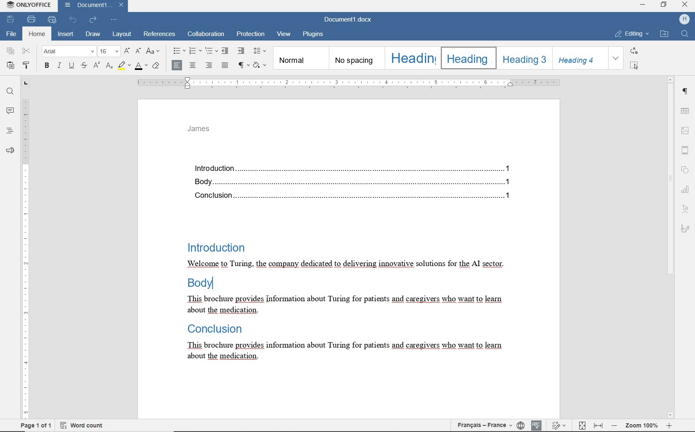 This screenshot has width=695, height=432. What do you see at coordinates (160, 35) in the screenshot?
I see `REFERENCES` at bounding box center [160, 35].